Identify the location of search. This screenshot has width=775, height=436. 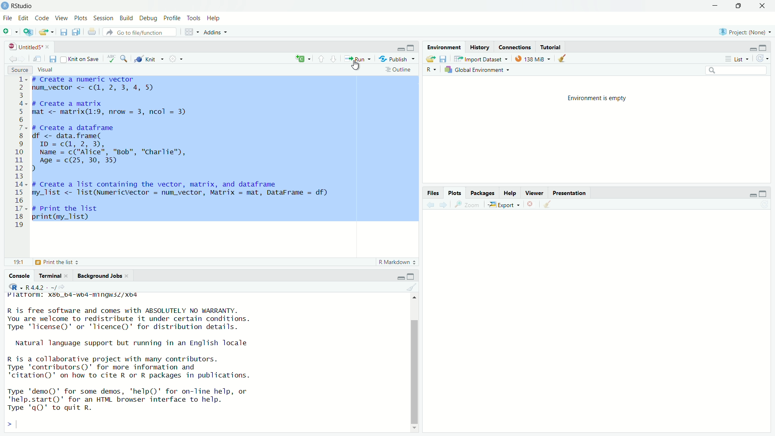
(737, 71).